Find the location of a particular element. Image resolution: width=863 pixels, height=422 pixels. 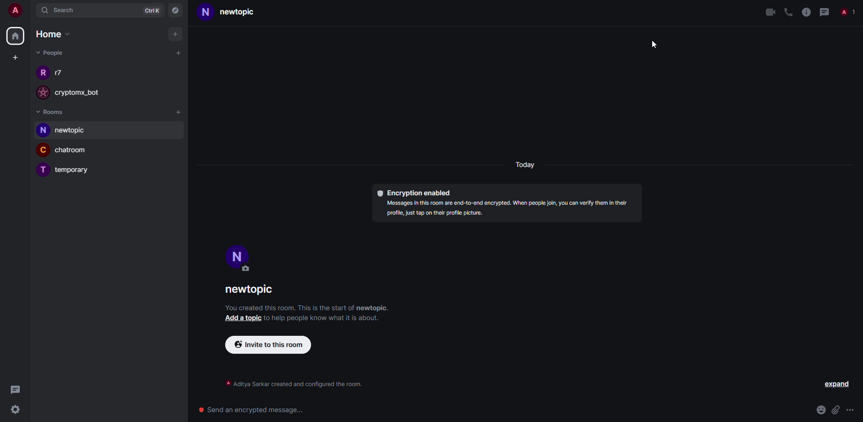

voice call is located at coordinates (787, 12).